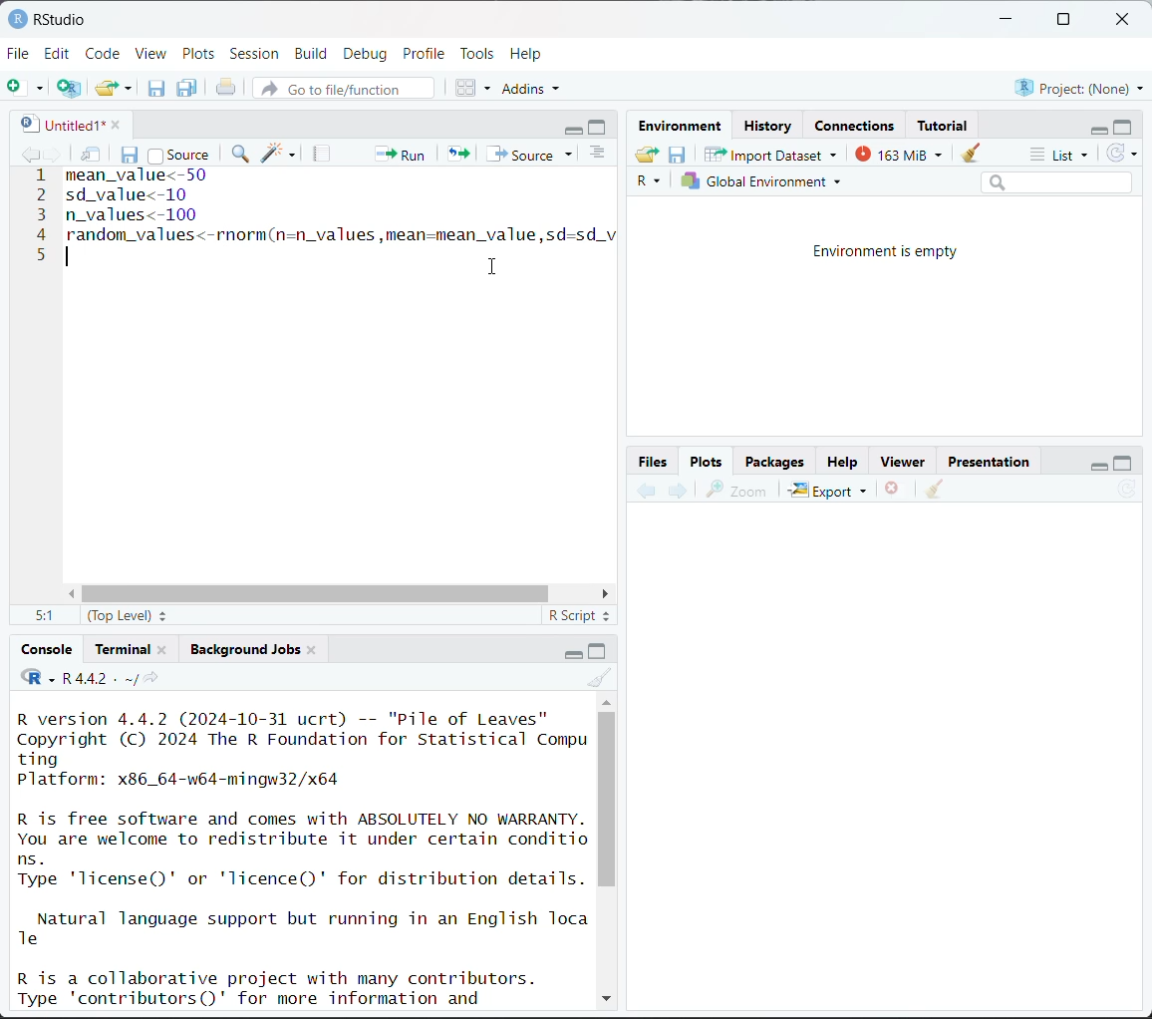 Image resolution: width=1152 pixels, height=1019 pixels. What do you see at coordinates (365, 54) in the screenshot?
I see `Debug` at bounding box center [365, 54].